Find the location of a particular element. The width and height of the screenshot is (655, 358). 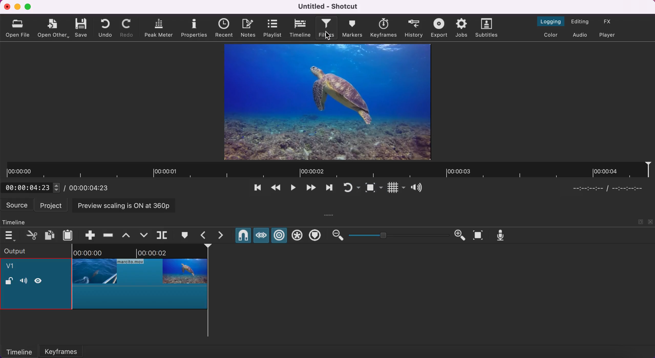

switch to the logging layout is located at coordinates (548, 20).